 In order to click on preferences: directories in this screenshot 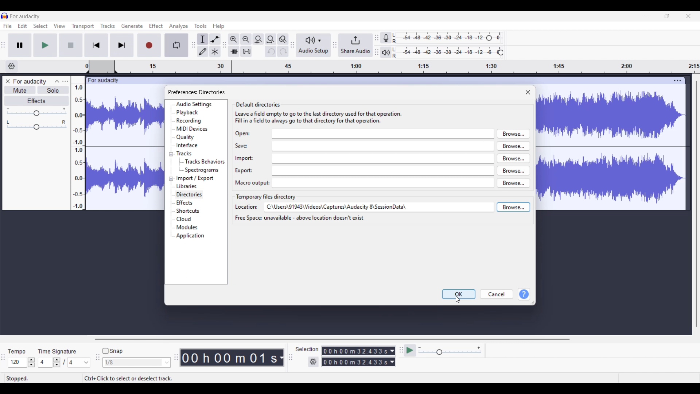, I will do `click(197, 92)`.